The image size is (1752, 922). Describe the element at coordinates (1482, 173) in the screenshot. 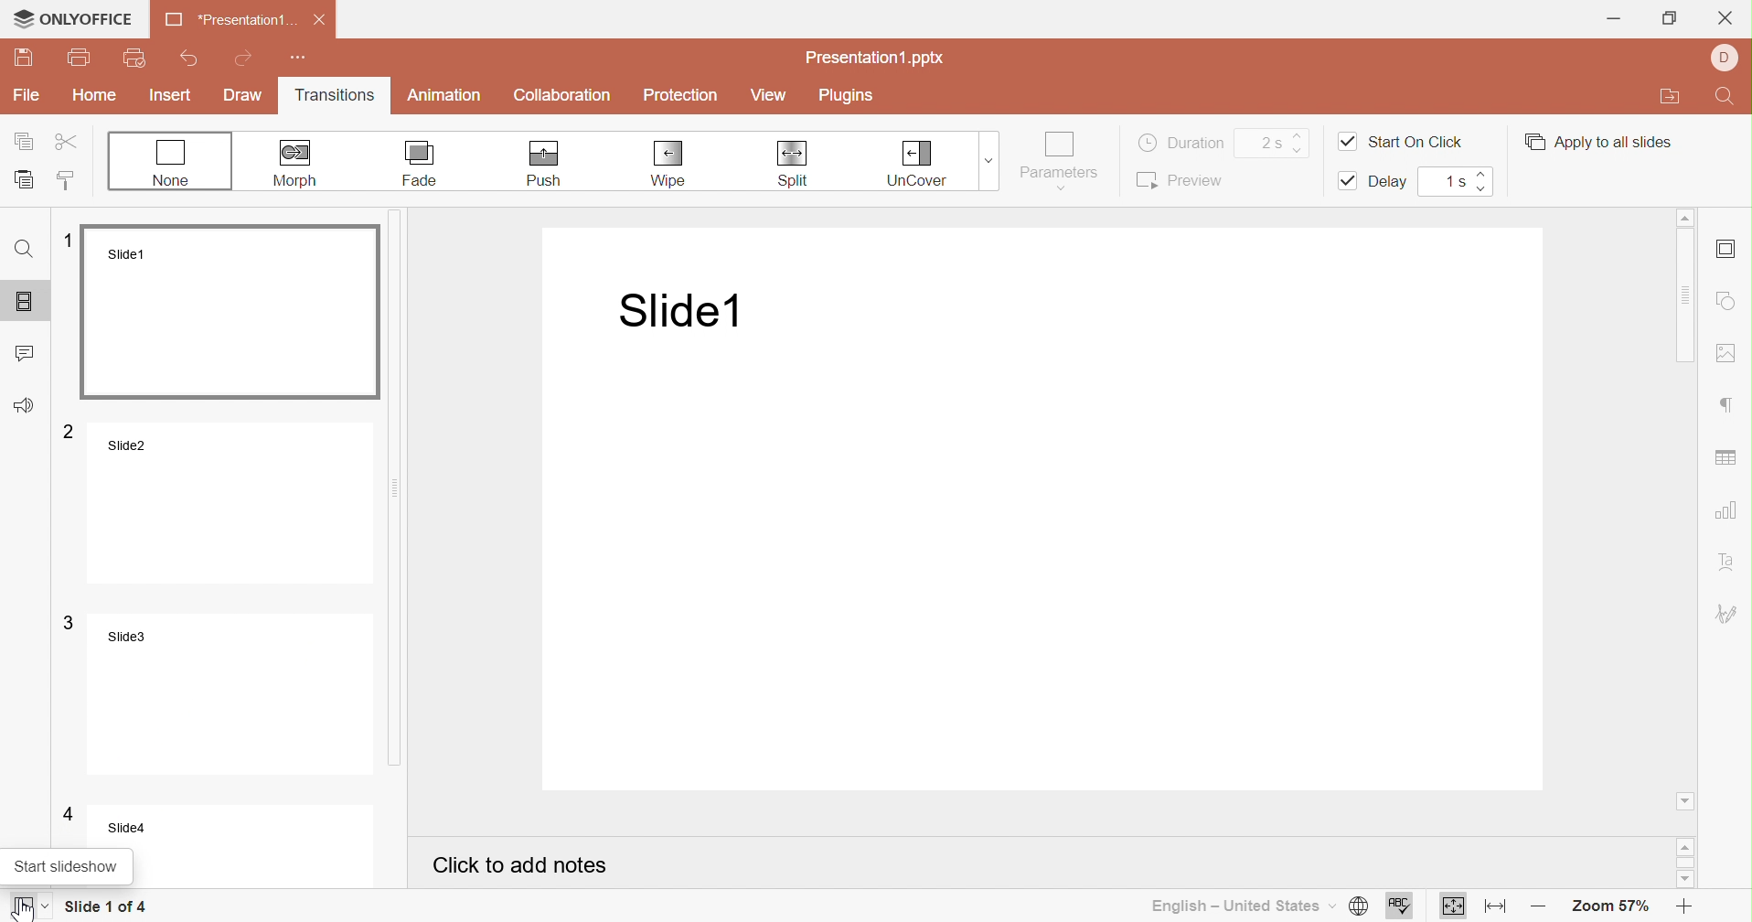

I see `Increase delay` at that location.